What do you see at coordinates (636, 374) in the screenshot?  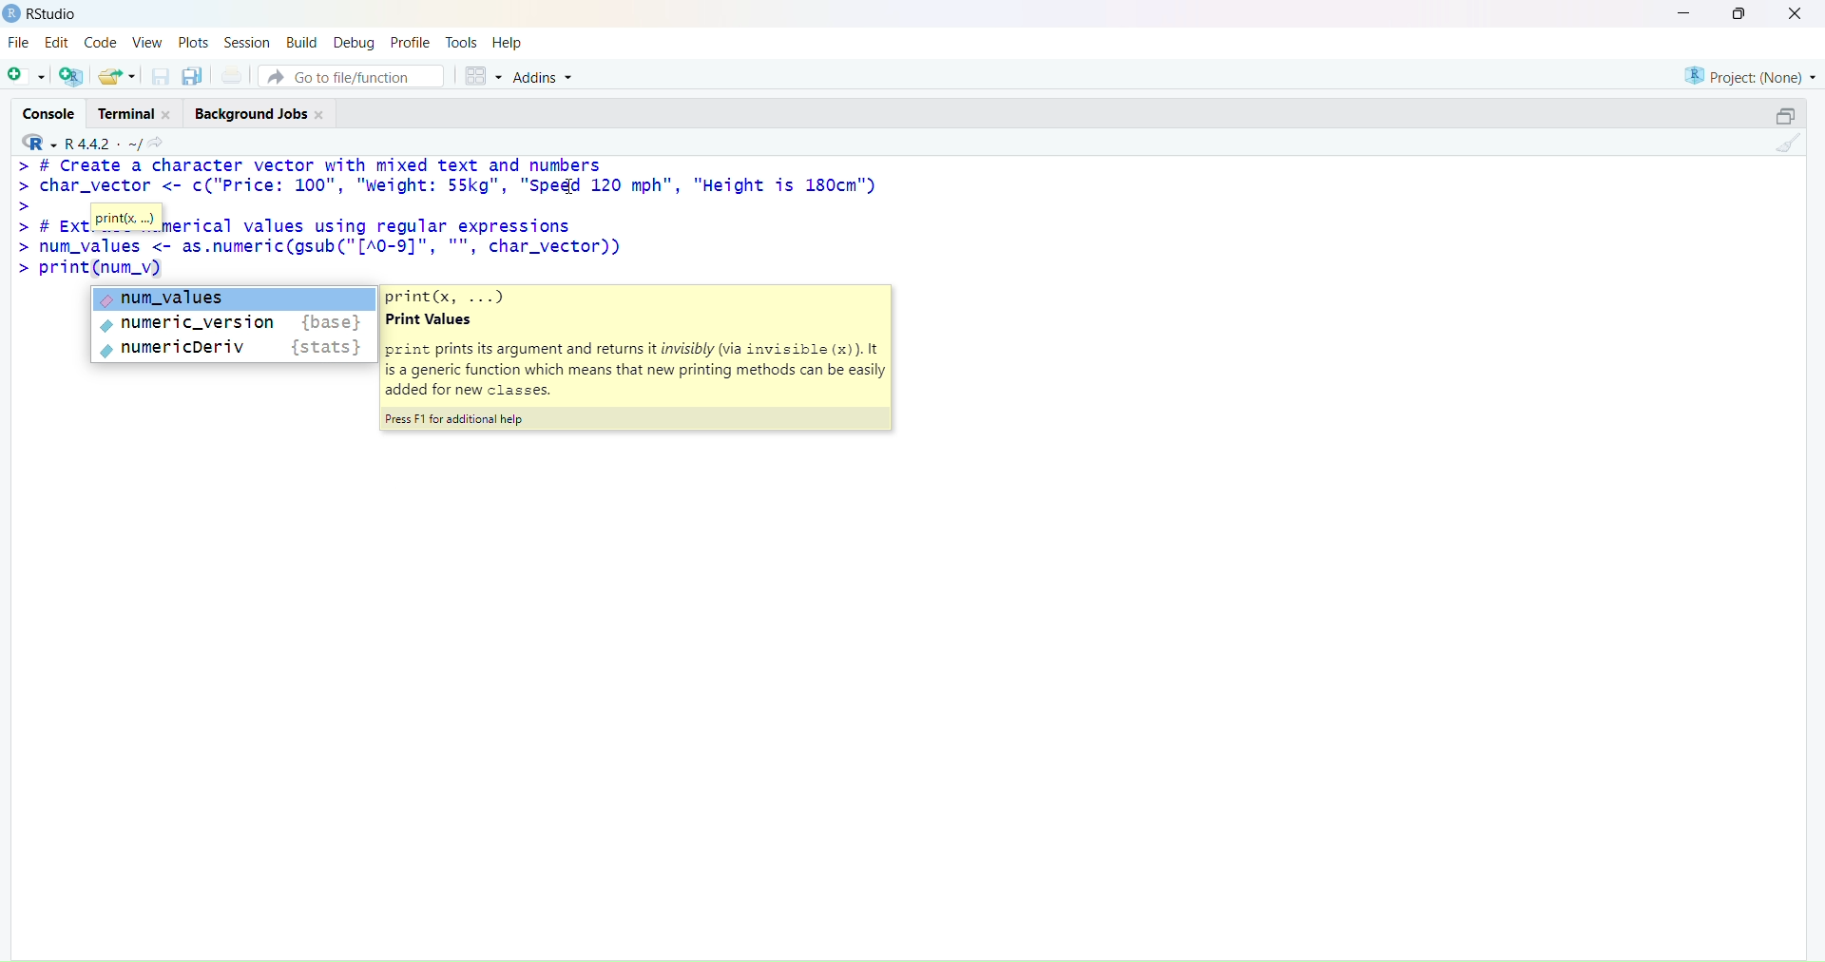 I see `print prints its argument and returns itivisibly (via invisible (x). It
is a generic function which means that new printing methods can be easily
added for new classes.` at bounding box center [636, 374].